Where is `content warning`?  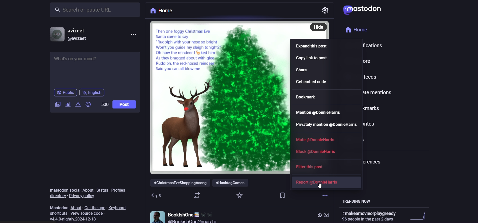
content warning is located at coordinates (79, 104).